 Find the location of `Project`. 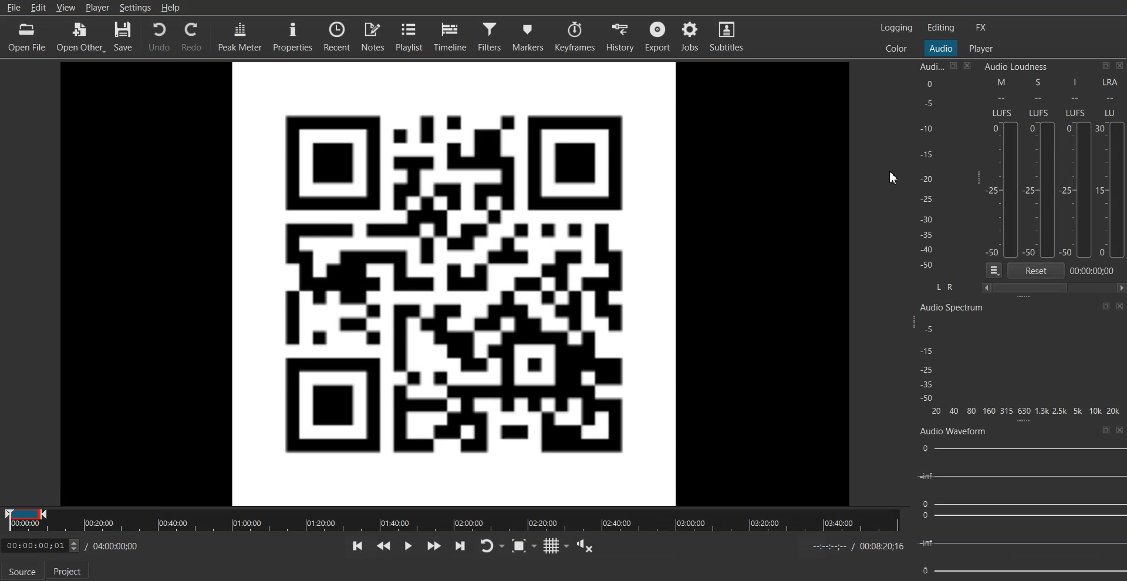

Project is located at coordinates (69, 570).